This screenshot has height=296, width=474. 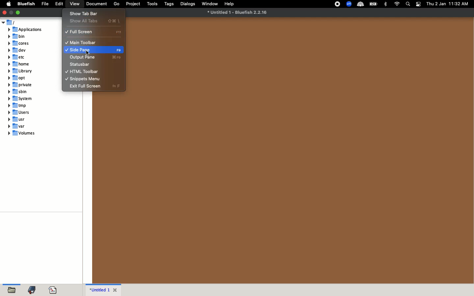 I want to click on help, so click(x=230, y=4).